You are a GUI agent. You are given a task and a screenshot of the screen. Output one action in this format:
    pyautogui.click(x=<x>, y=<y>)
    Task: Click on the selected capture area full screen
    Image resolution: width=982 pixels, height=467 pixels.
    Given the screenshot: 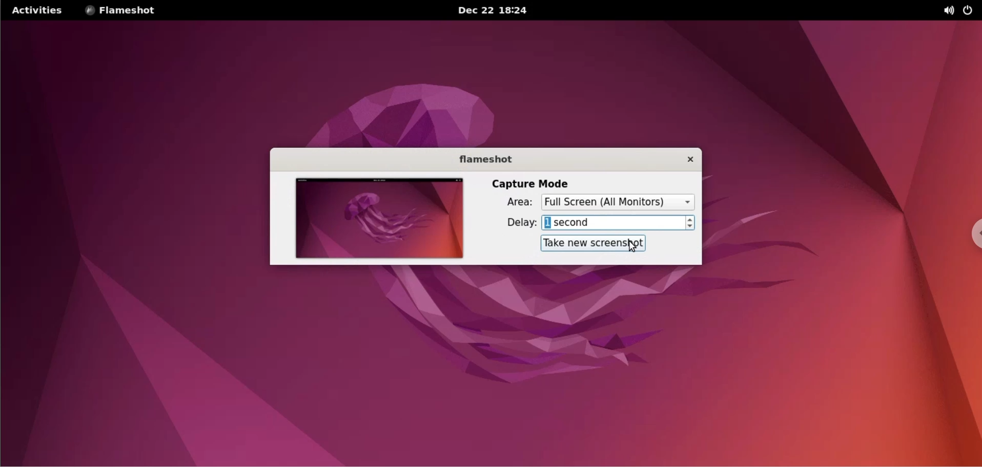 What is the action you would take?
    pyautogui.click(x=619, y=203)
    